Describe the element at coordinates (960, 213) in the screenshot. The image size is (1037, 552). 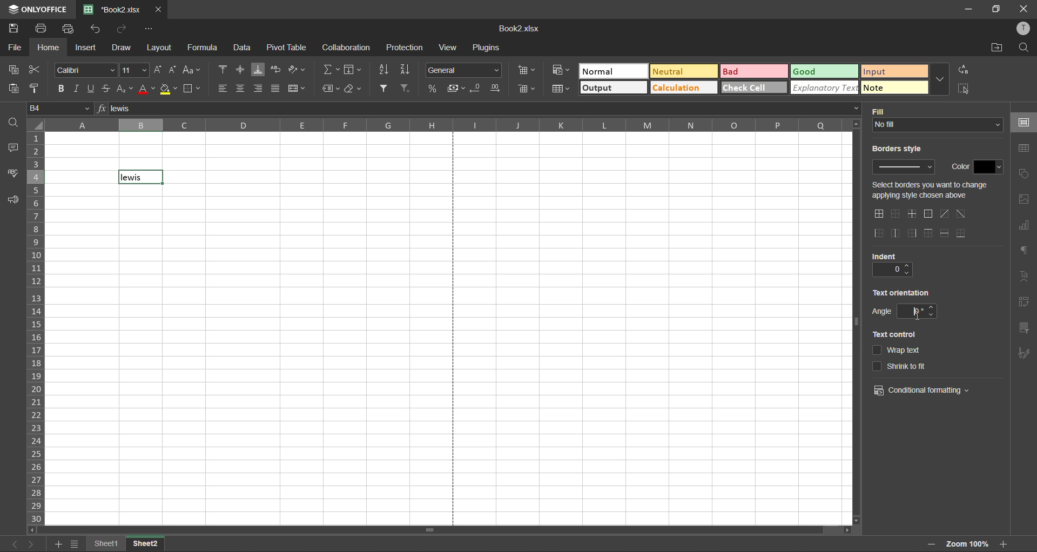
I see `diagonal down border` at that location.